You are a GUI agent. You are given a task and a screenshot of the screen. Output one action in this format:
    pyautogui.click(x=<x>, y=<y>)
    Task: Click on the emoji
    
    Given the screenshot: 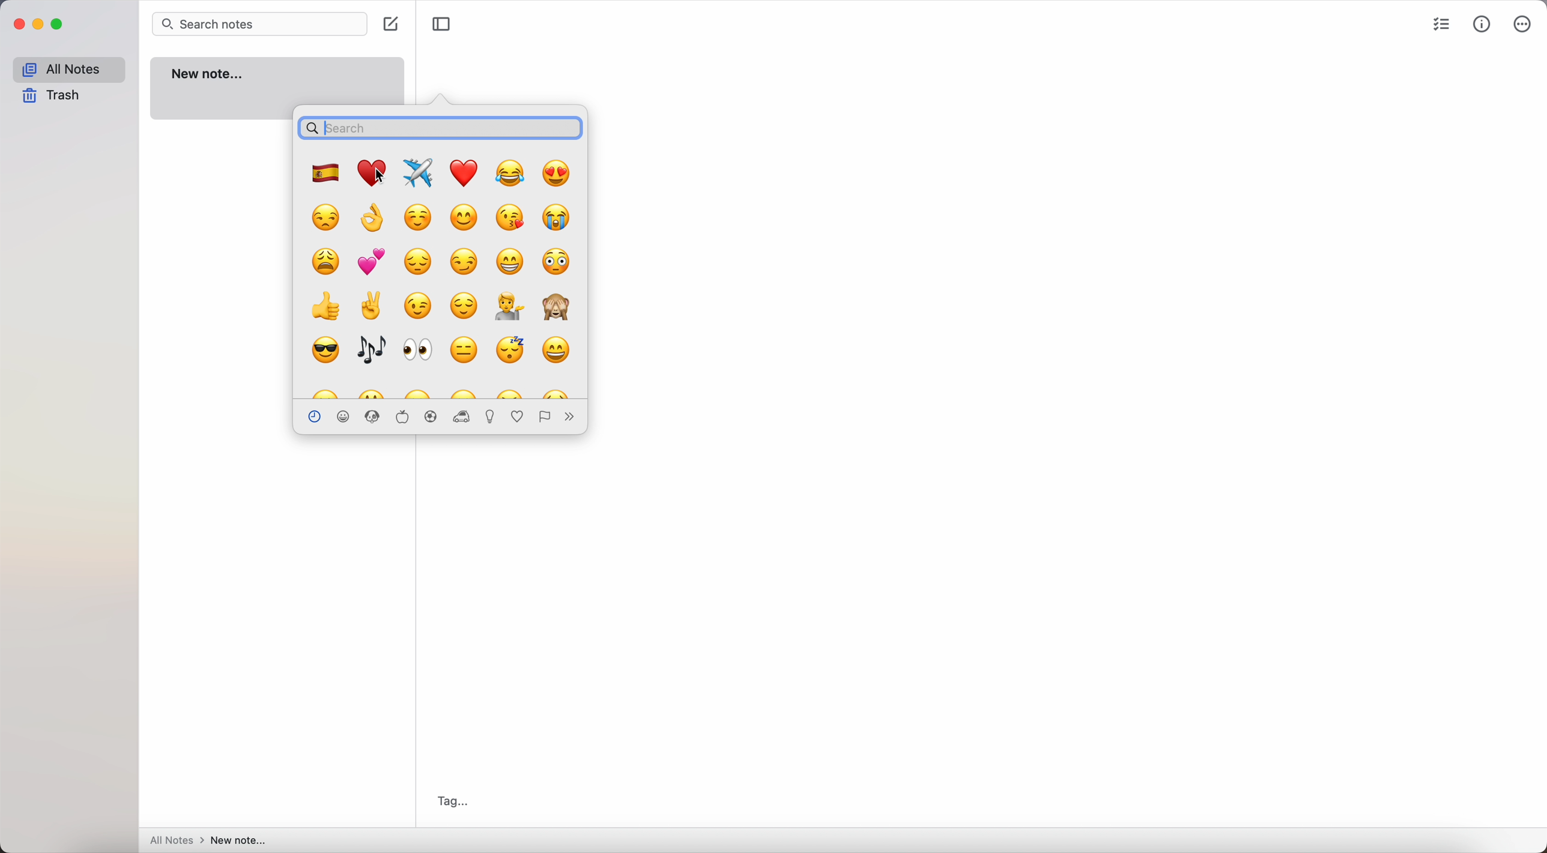 What is the action you would take?
    pyautogui.click(x=324, y=306)
    